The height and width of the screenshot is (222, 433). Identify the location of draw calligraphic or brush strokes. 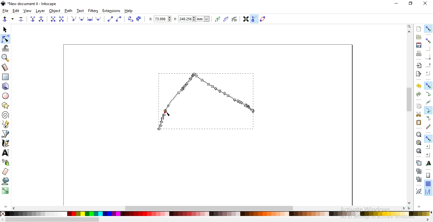
(6, 143).